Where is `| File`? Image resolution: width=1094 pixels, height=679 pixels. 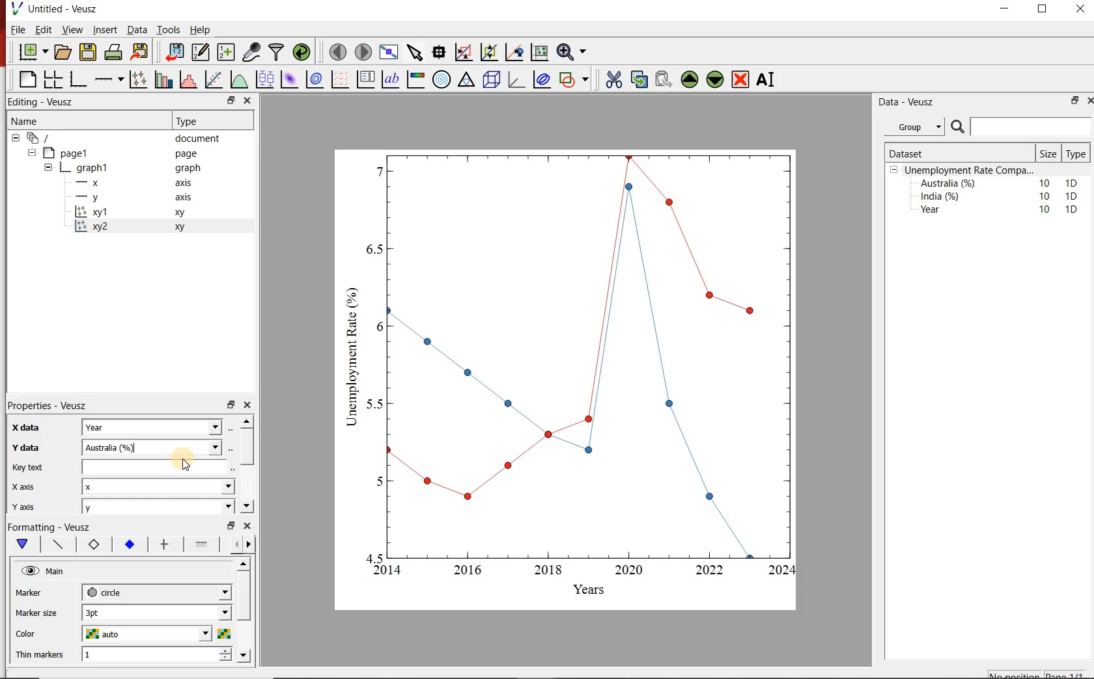
| File is located at coordinates (15, 29).